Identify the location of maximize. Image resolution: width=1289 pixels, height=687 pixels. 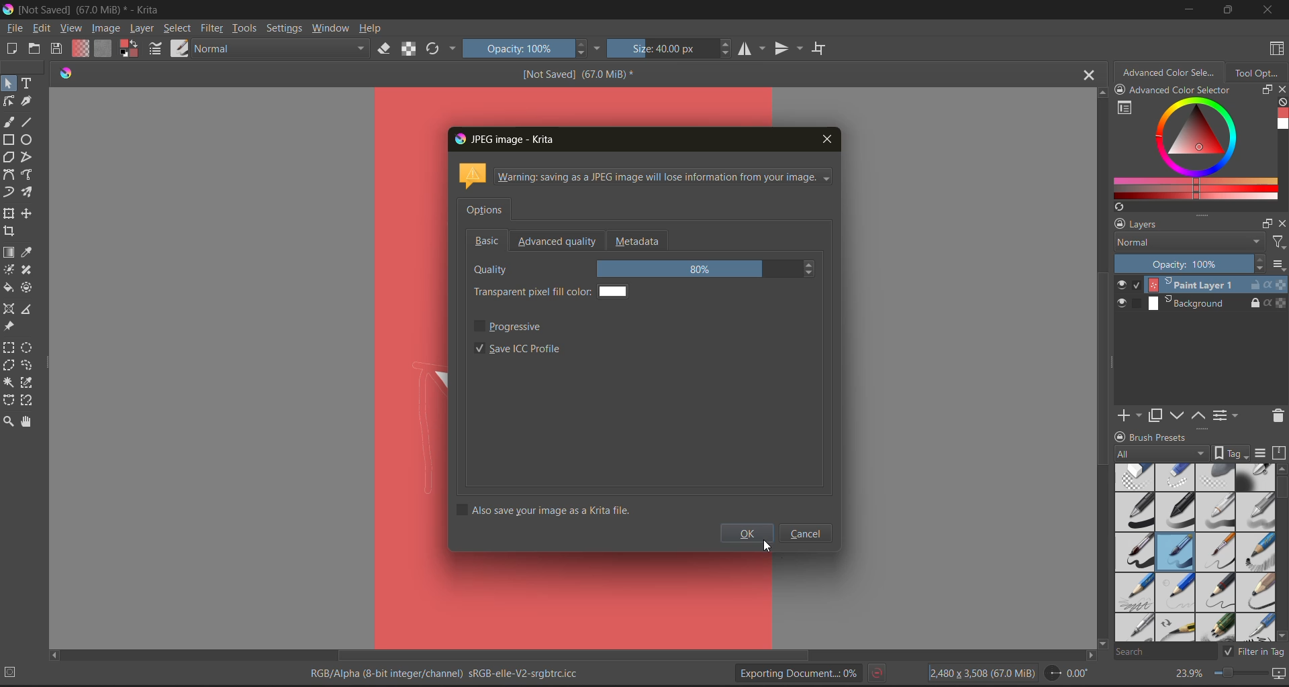
(1227, 9).